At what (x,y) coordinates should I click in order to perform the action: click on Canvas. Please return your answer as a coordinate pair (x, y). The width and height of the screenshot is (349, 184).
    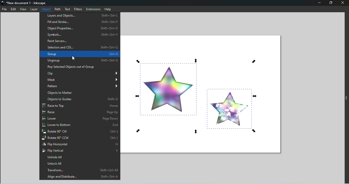
    Looking at the image, I should click on (203, 93).